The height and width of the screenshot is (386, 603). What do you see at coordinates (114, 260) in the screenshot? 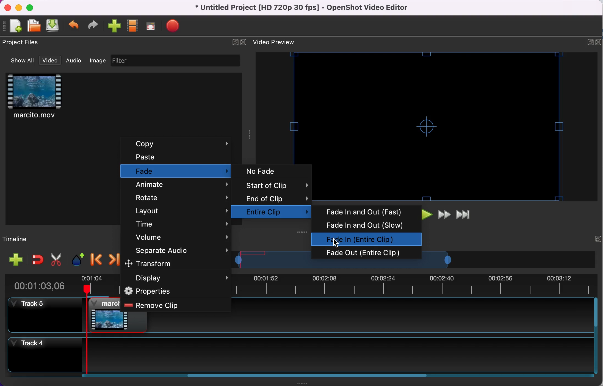
I see `next marker` at bounding box center [114, 260].